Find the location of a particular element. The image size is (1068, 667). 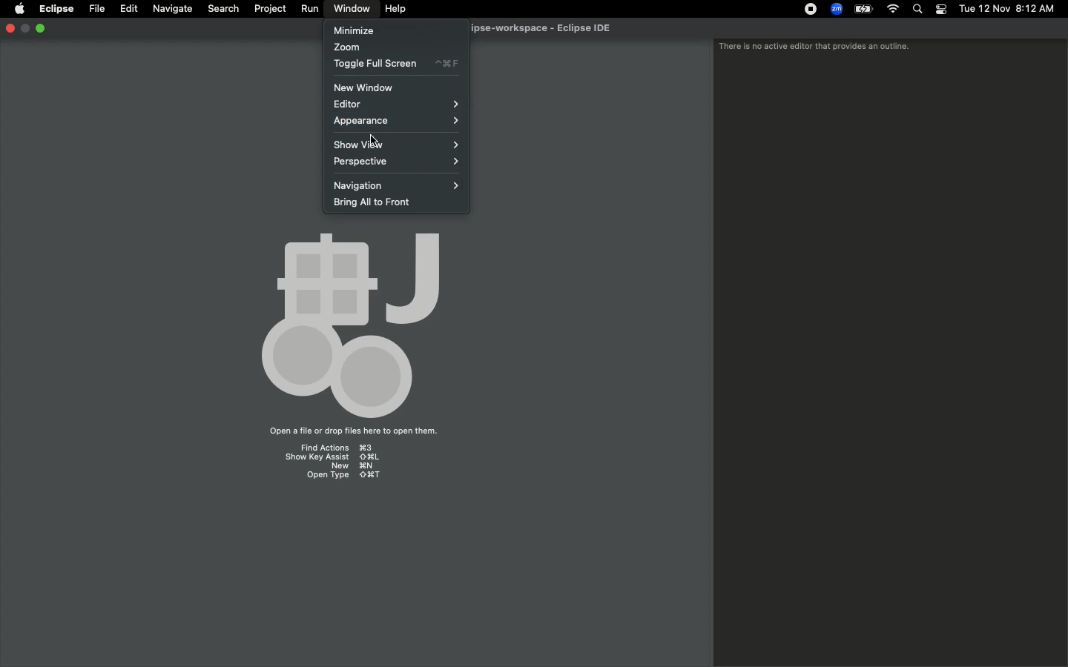

Edit is located at coordinates (127, 7).